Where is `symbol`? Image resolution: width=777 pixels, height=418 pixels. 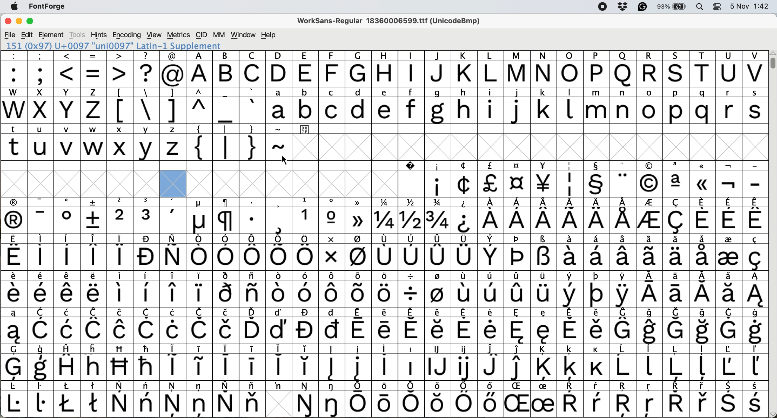
symbol is located at coordinates (41, 398).